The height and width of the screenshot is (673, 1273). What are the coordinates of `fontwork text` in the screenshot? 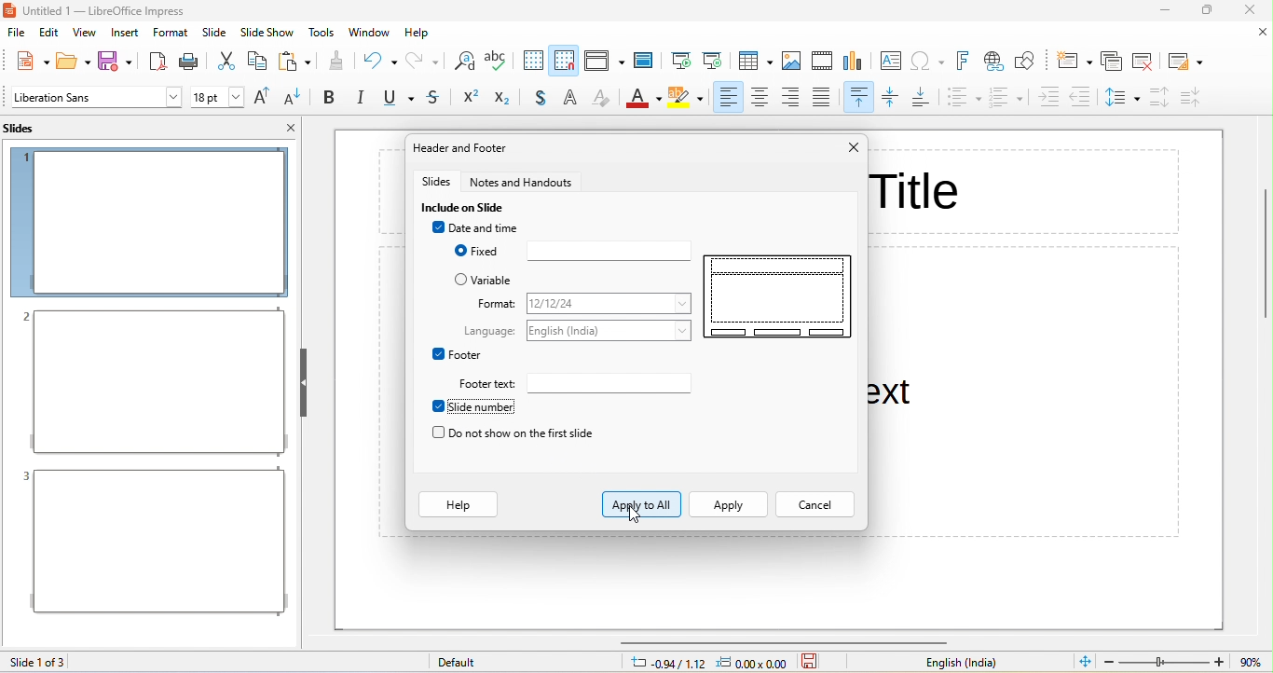 It's located at (966, 61).